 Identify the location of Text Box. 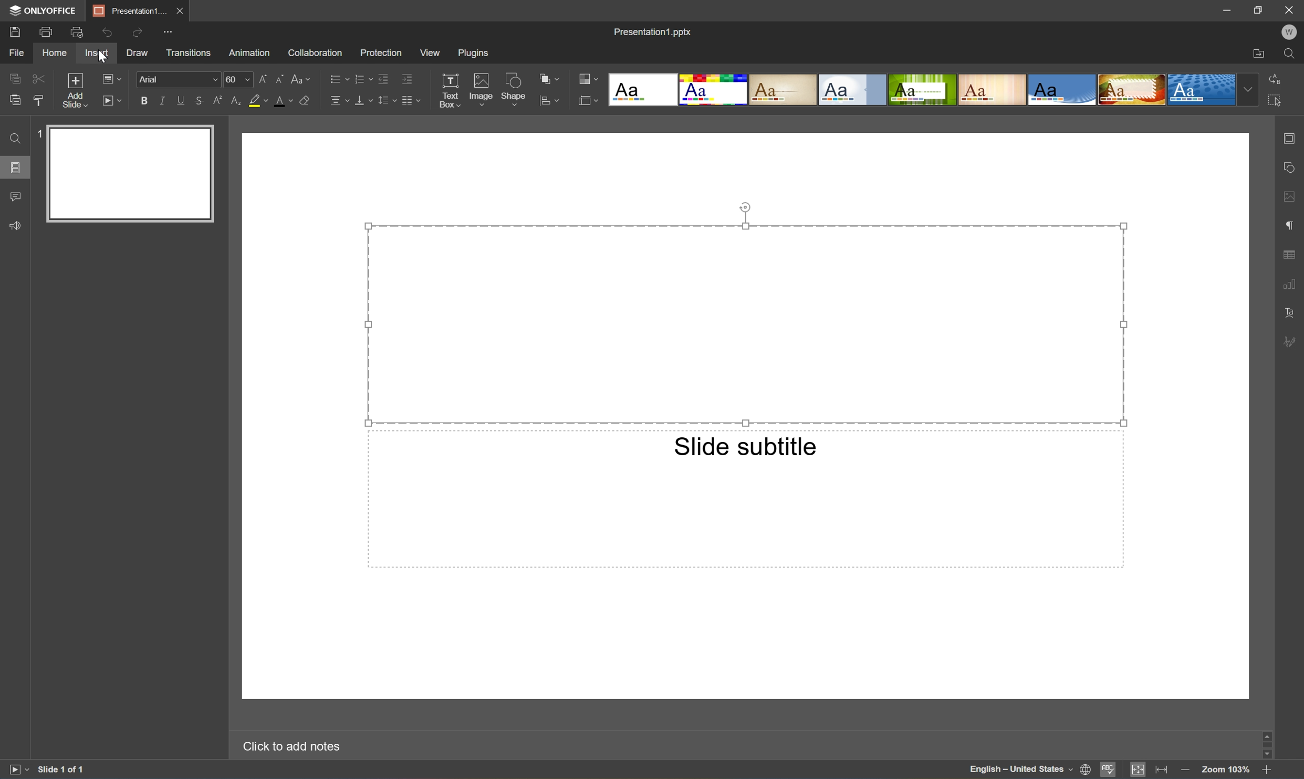
(745, 323).